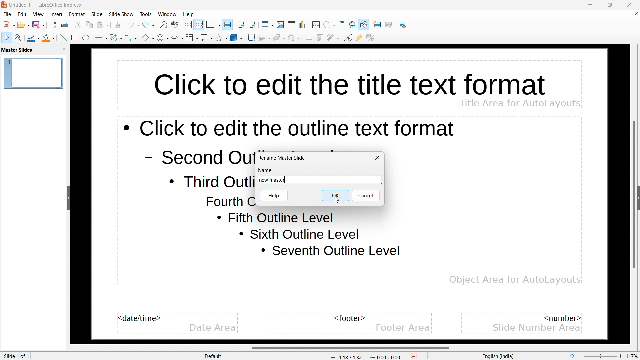 This screenshot has width=640, height=360. Describe the element at coordinates (629, 5) in the screenshot. I see `close` at that location.